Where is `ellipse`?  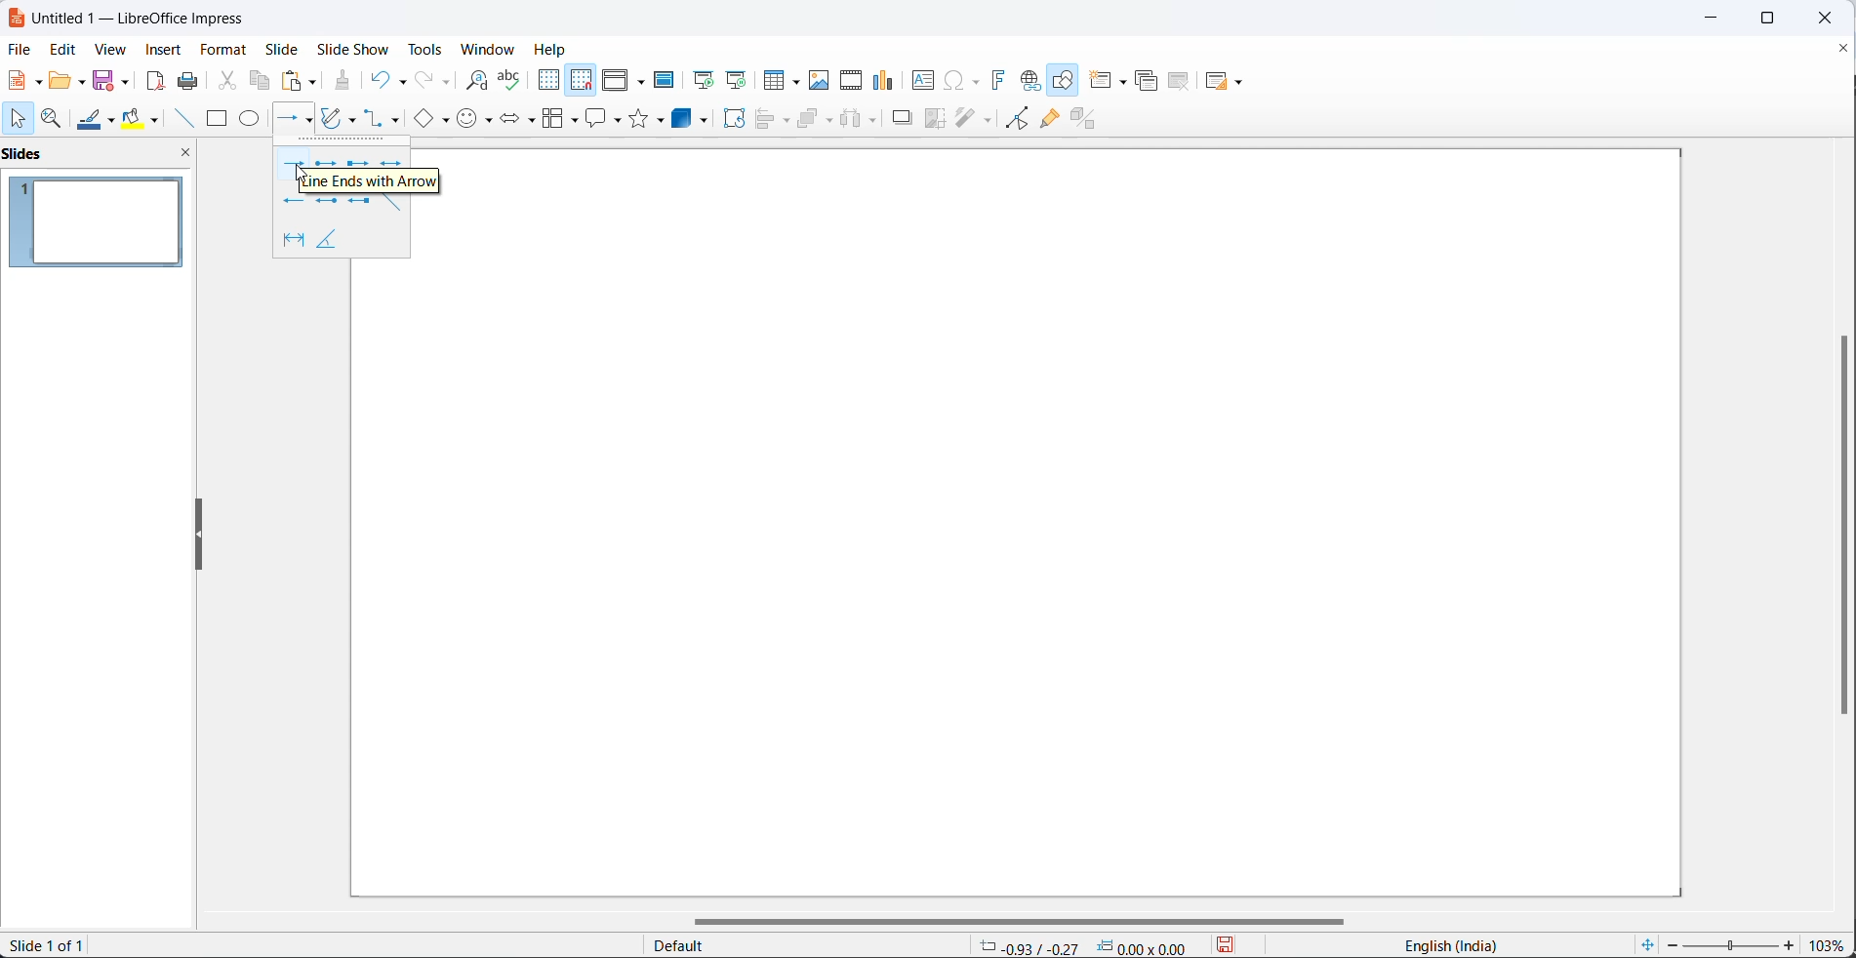 ellipse is located at coordinates (250, 120).